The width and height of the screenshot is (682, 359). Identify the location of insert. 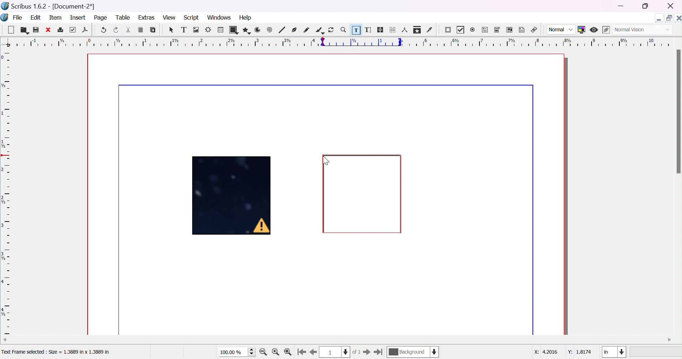
(79, 18).